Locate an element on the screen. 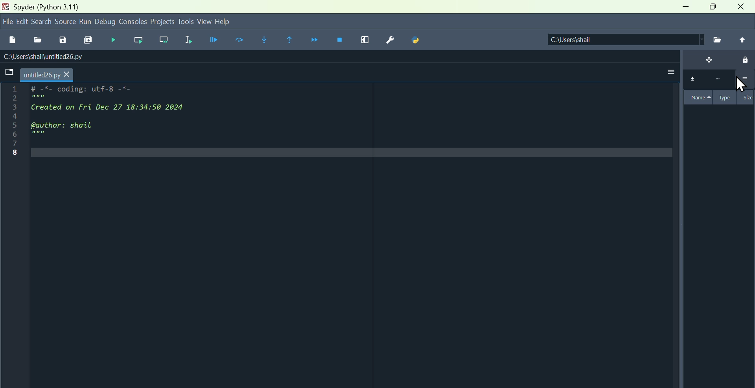 The width and height of the screenshot is (755, 388). Source is located at coordinates (65, 22).